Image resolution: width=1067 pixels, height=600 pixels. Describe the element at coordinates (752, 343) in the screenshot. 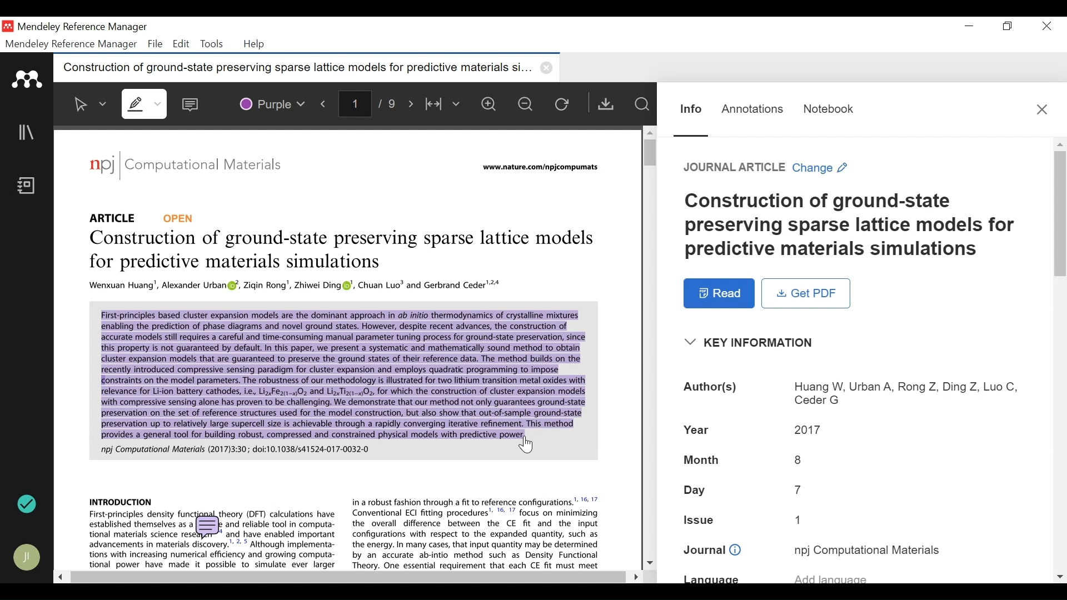

I see `Key Information` at that location.